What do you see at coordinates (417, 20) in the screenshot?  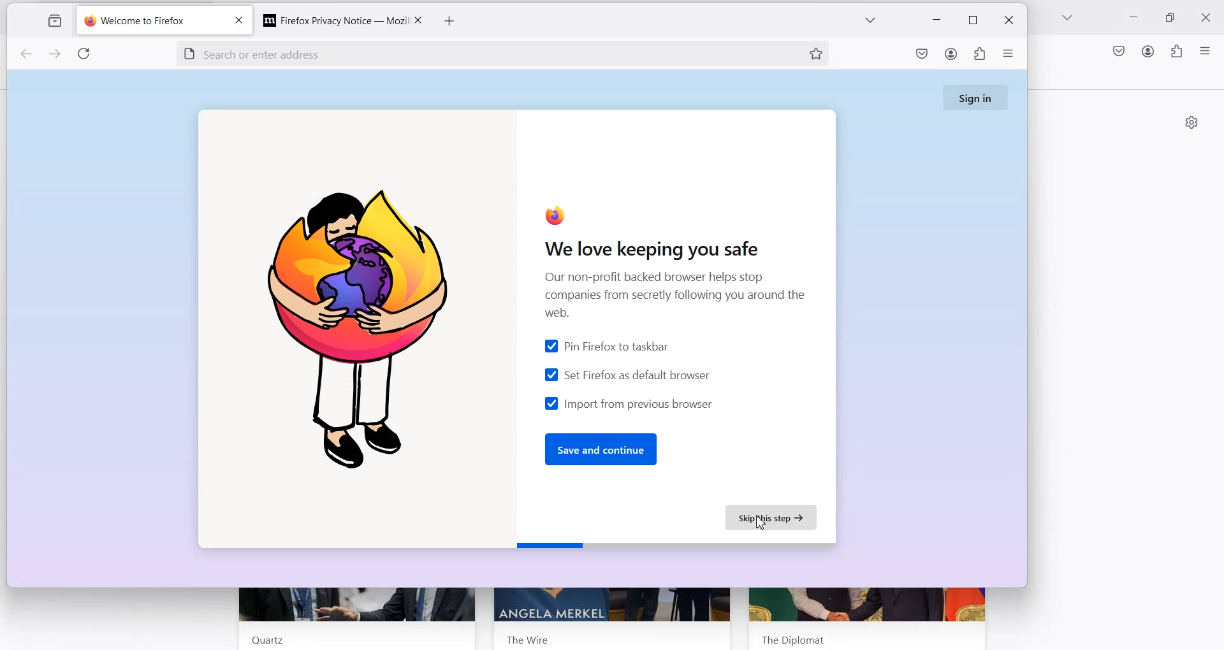 I see `Close` at bounding box center [417, 20].